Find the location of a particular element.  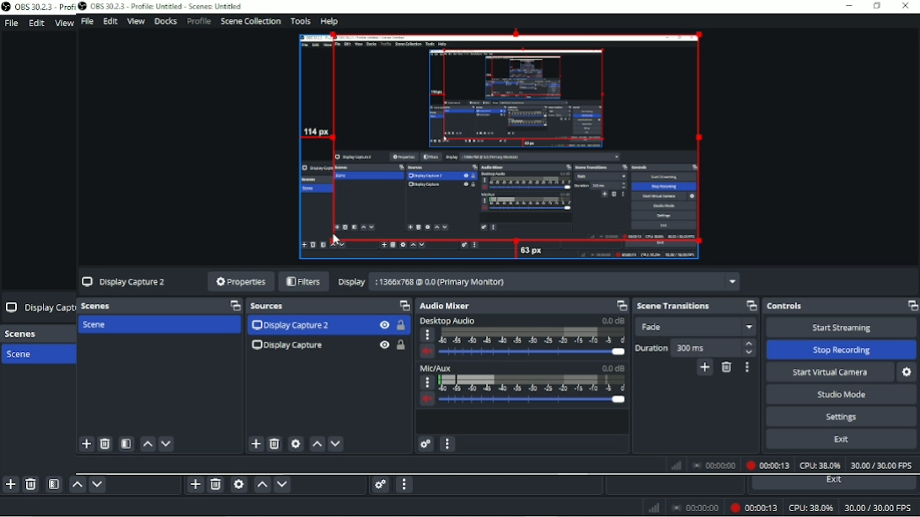

Move source(s) up is located at coordinates (262, 486).